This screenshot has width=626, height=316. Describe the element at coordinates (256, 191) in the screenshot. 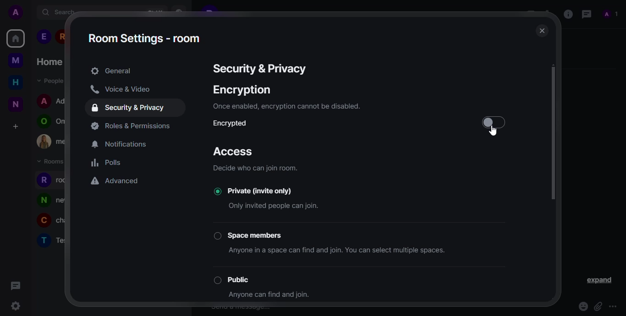

I see `private (Invite only) button` at that location.